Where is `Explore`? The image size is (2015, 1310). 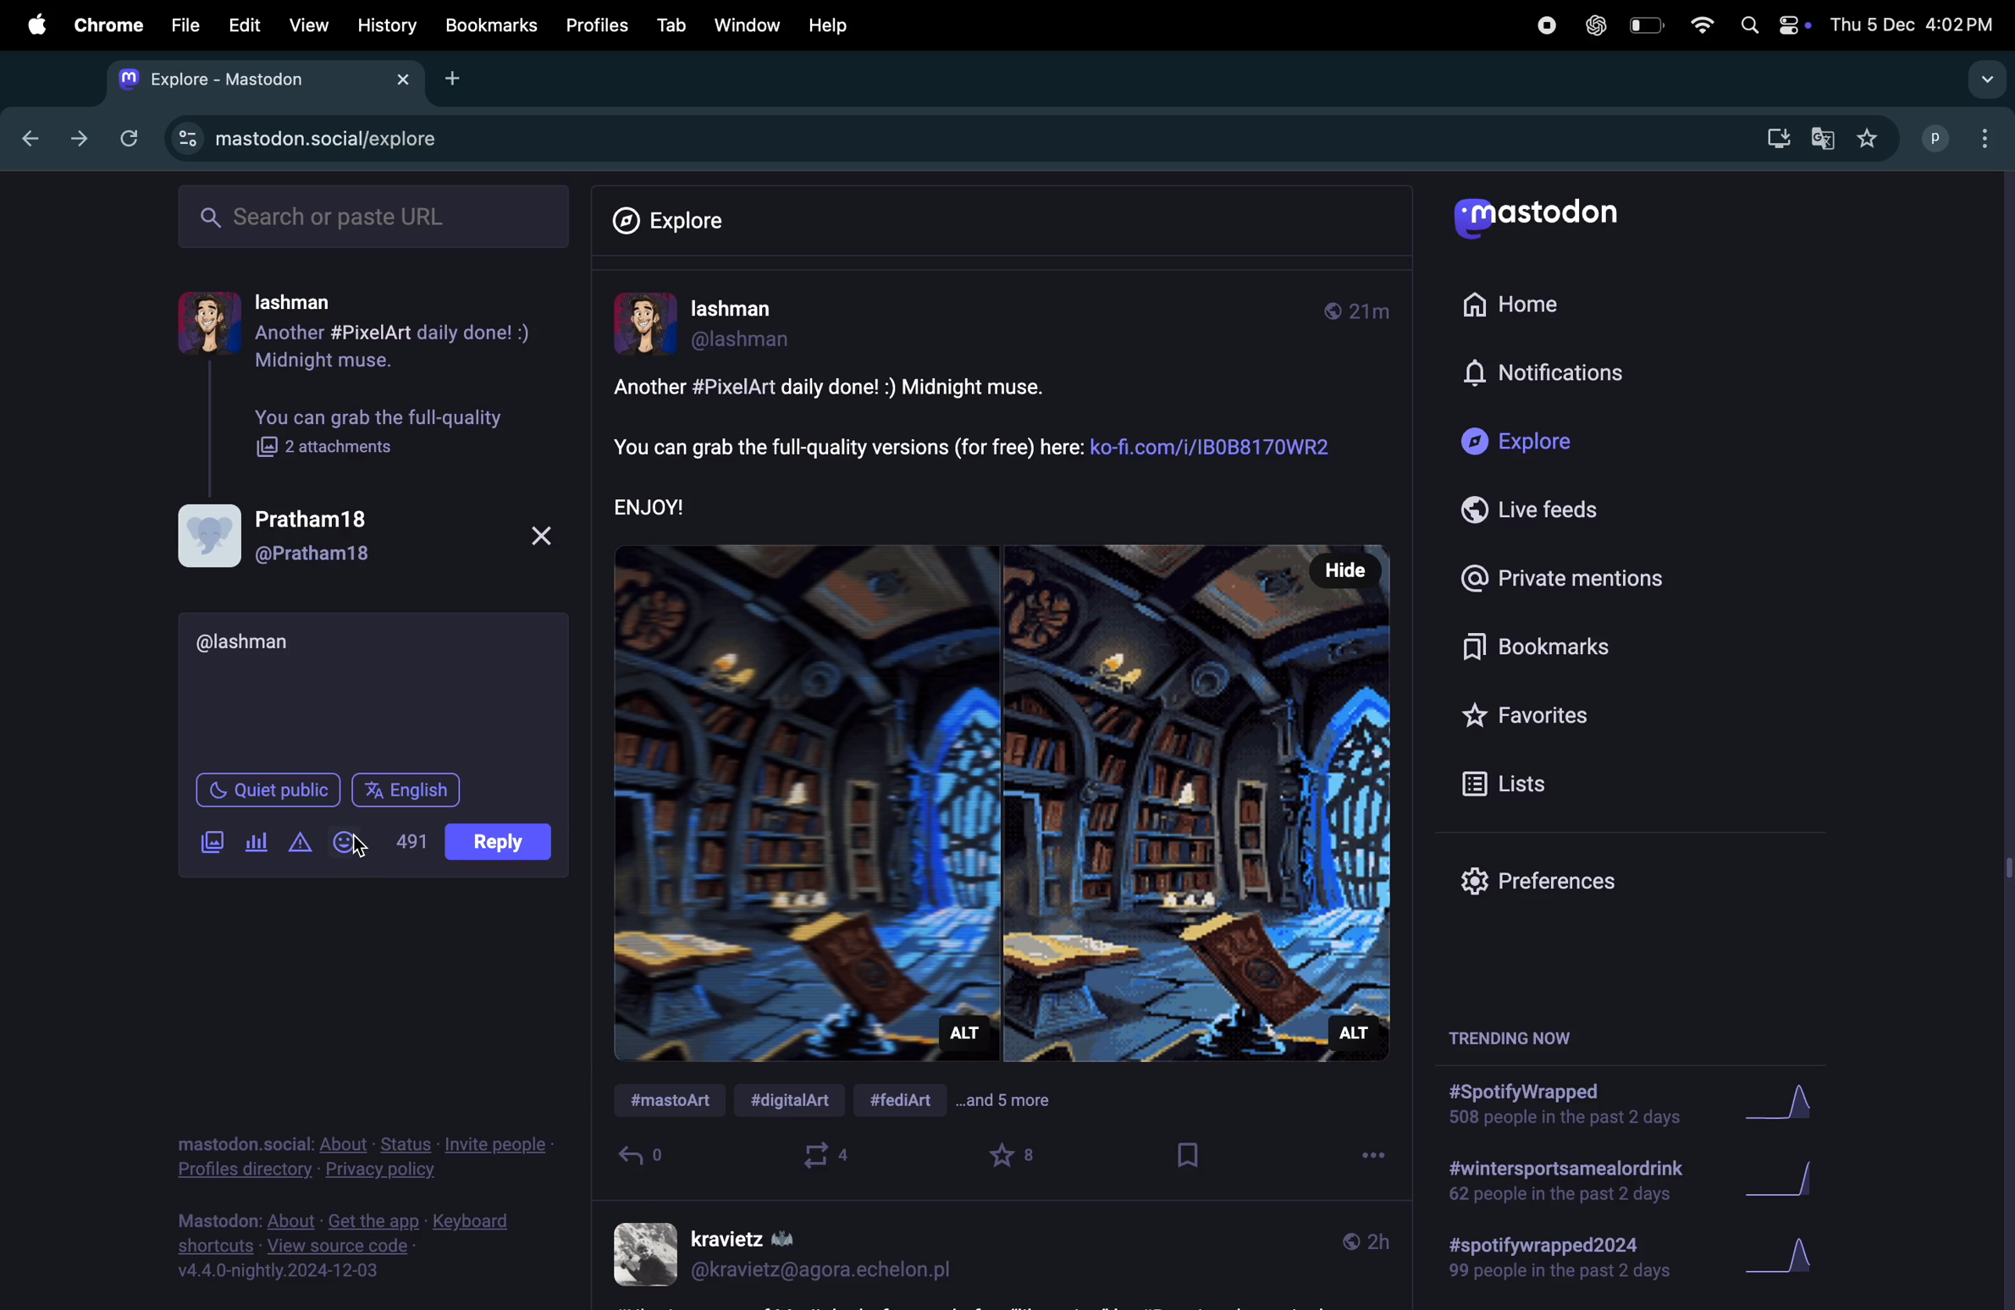
Explore is located at coordinates (1561, 446).